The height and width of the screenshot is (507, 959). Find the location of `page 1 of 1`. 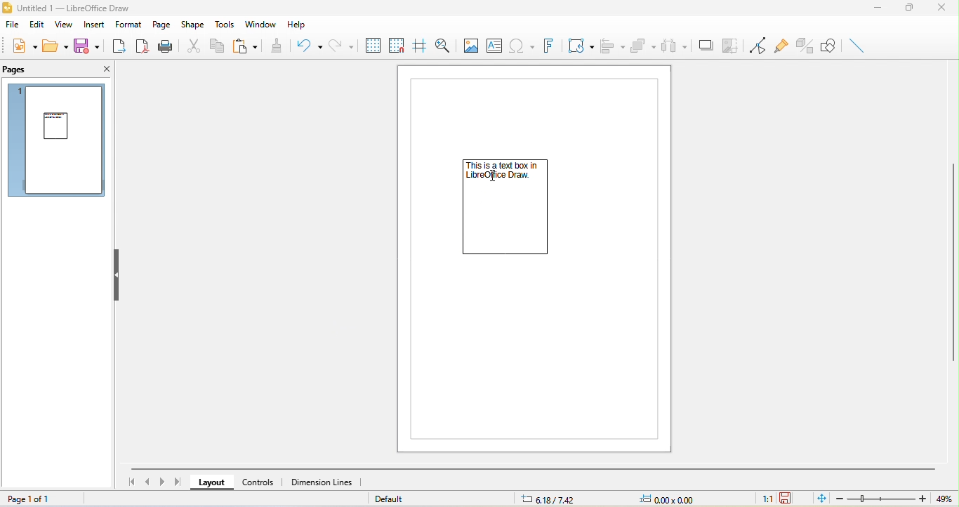

page 1 of 1 is located at coordinates (39, 500).